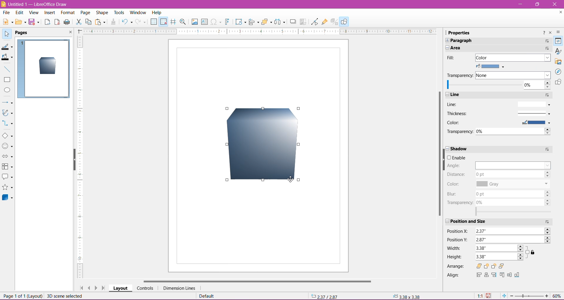 The image size is (564, 300). I want to click on Controls, so click(145, 288).